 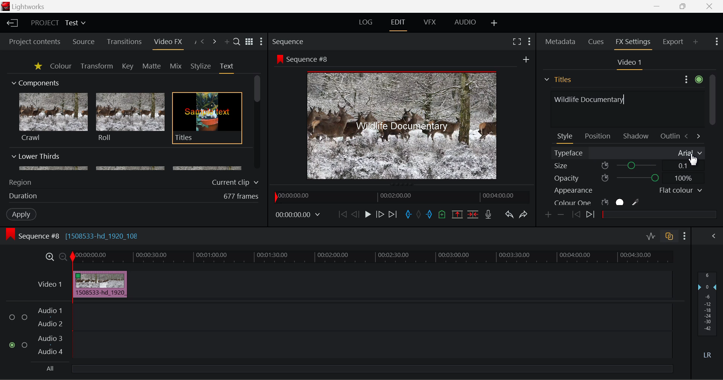 I want to click on Show Settings, so click(x=685, y=236).